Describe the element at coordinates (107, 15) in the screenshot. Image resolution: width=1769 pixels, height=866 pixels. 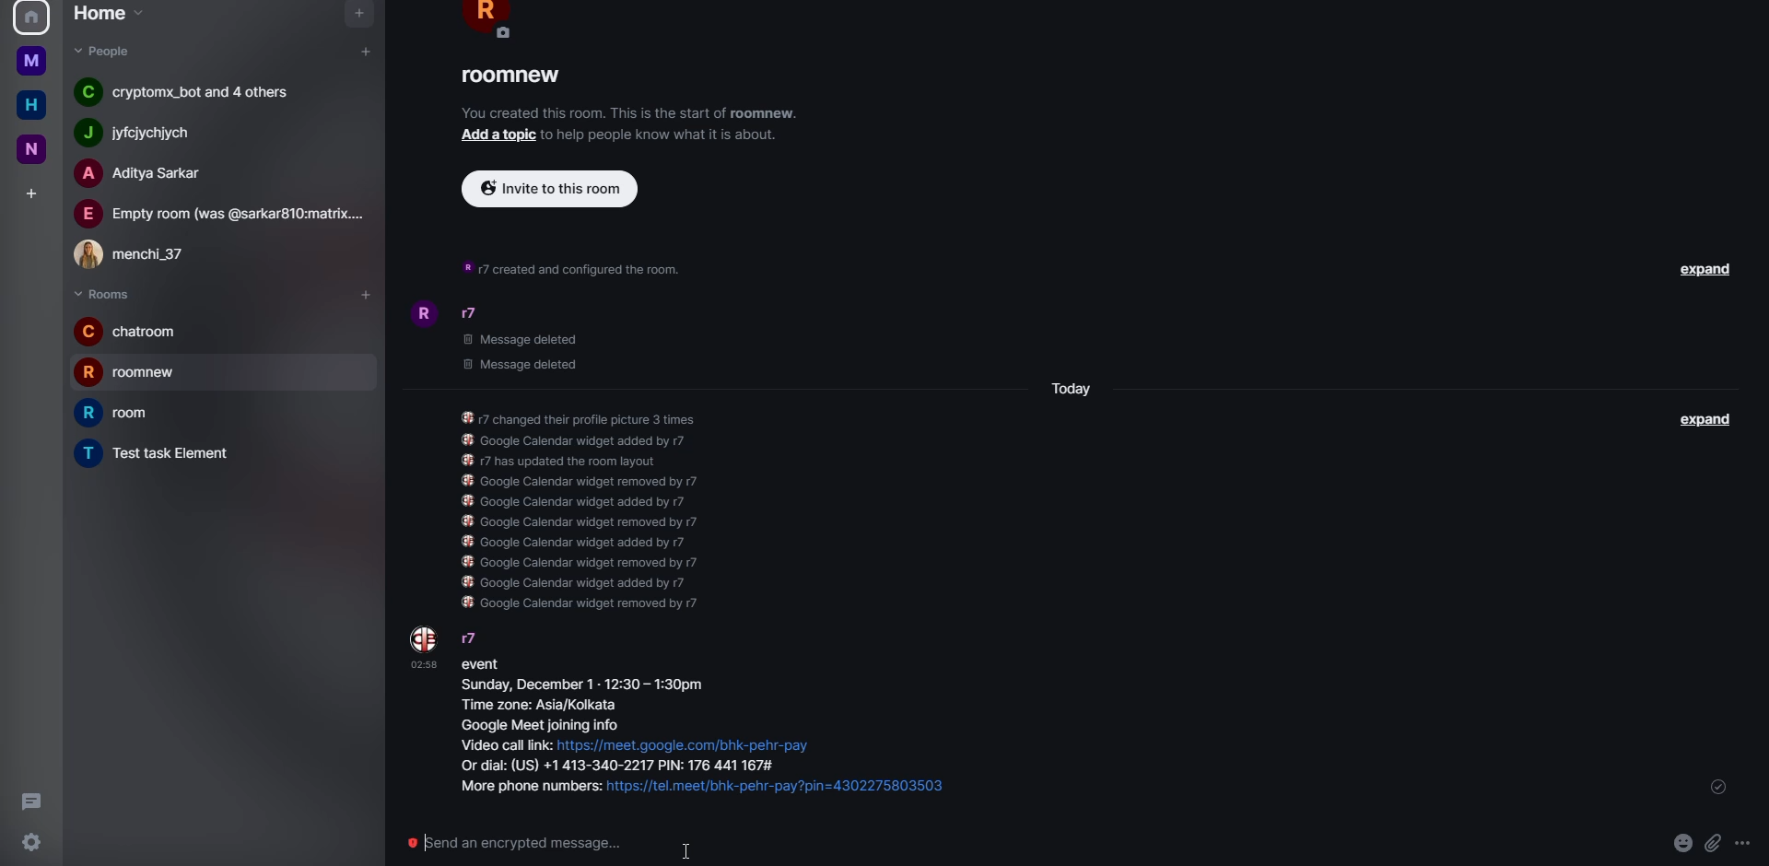
I see `home` at that location.